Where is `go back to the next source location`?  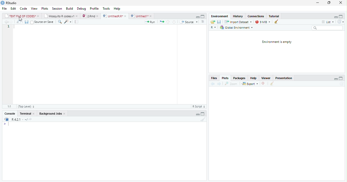 go back to the next source location is located at coordinates (13, 22).